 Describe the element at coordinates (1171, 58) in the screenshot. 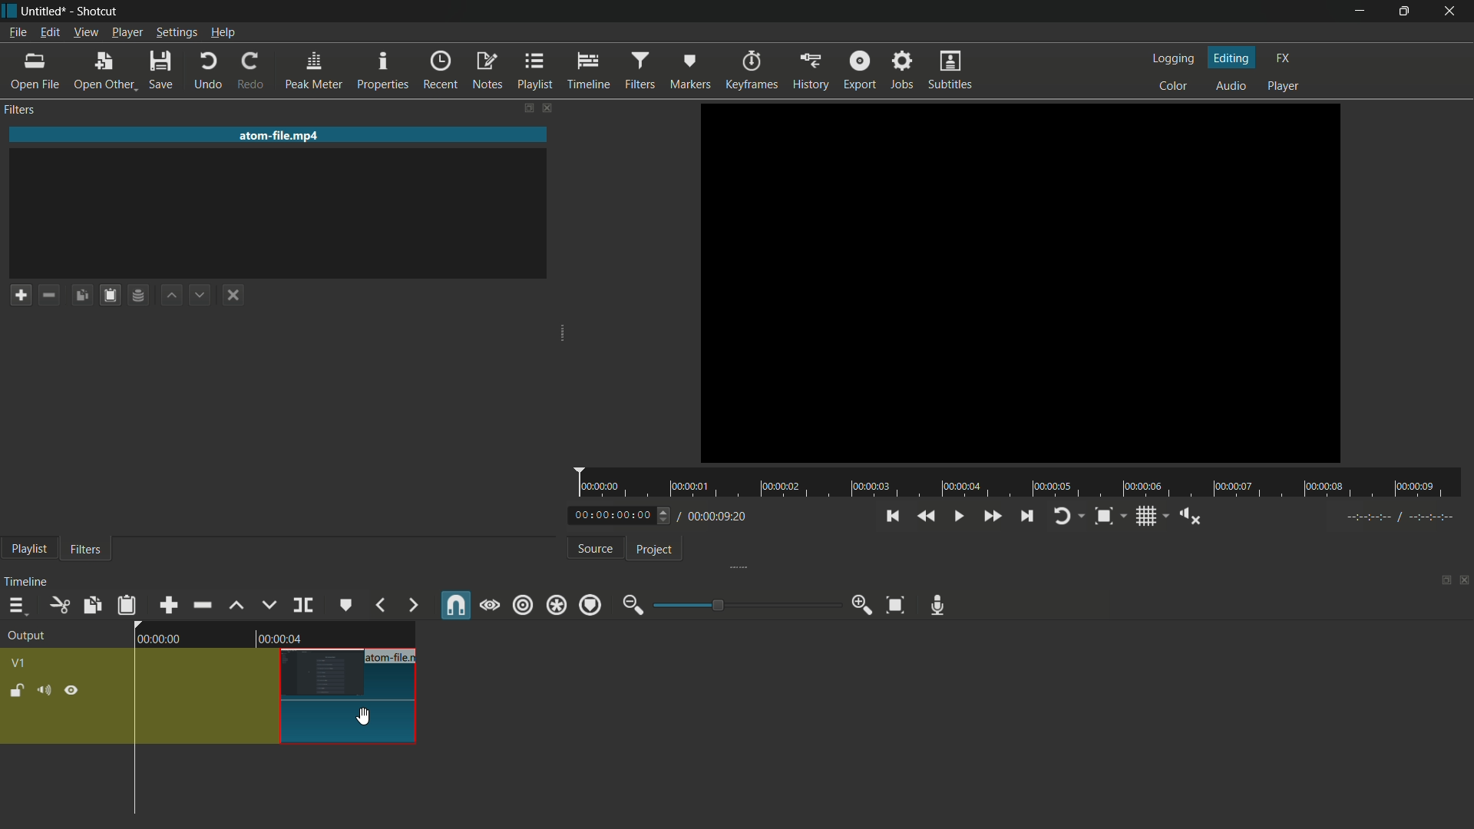

I see `logging` at that location.